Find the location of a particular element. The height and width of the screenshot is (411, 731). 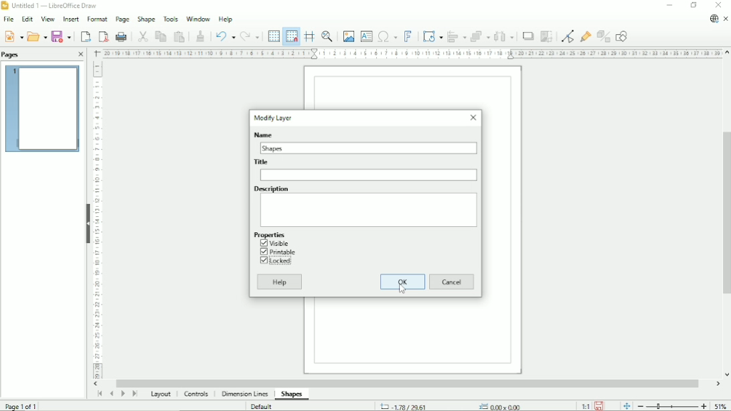

Open  is located at coordinates (37, 35).